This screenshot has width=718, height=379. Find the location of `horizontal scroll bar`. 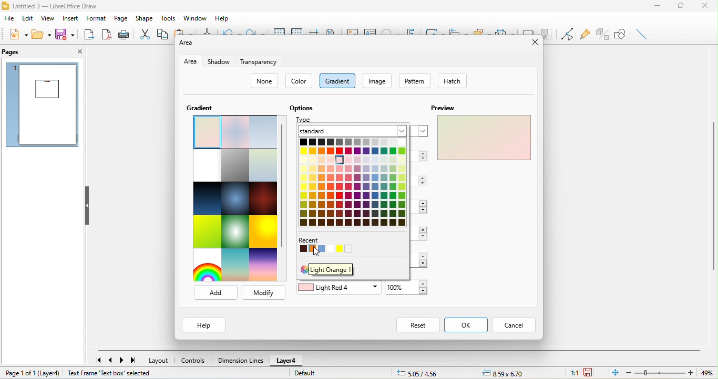

horizontal scroll bar is located at coordinates (399, 351).